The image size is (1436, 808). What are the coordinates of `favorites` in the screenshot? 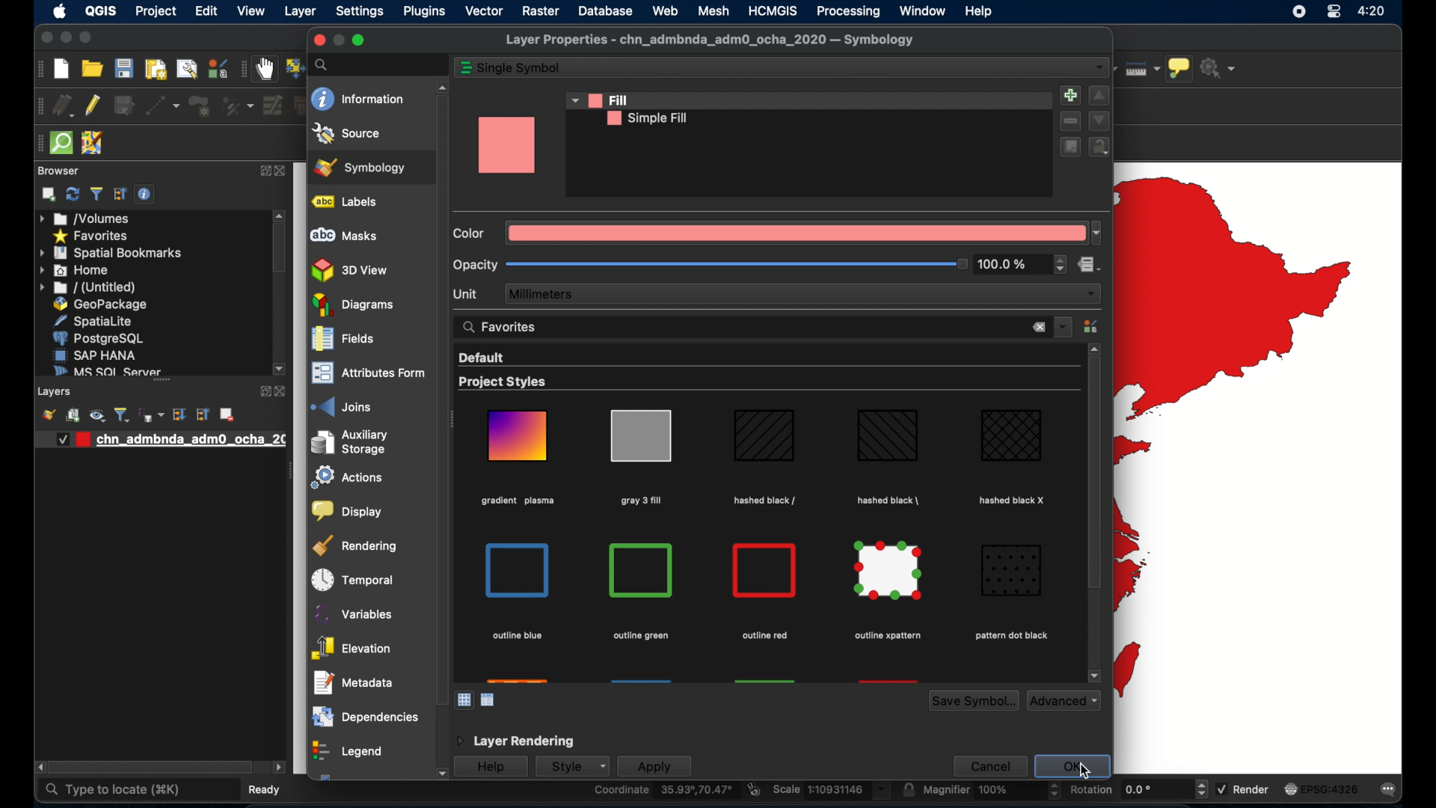 It's located at (90, 236).